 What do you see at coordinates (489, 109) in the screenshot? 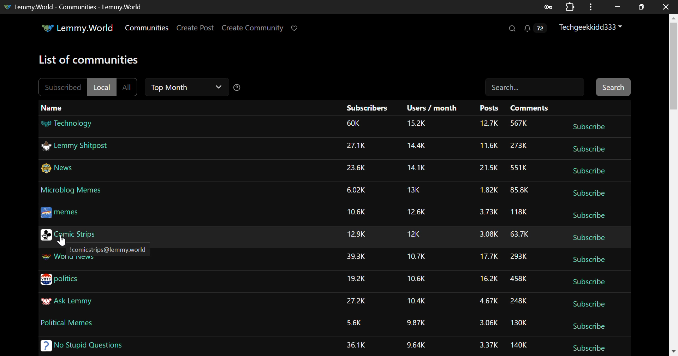
I see `Posts` at bounding box center [489, 109].